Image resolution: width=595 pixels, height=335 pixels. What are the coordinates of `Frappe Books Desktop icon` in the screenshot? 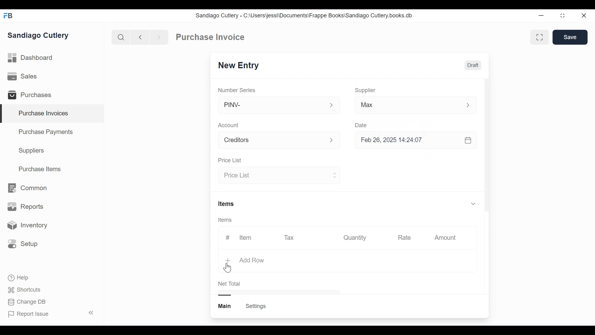 It's located at (10, 16).